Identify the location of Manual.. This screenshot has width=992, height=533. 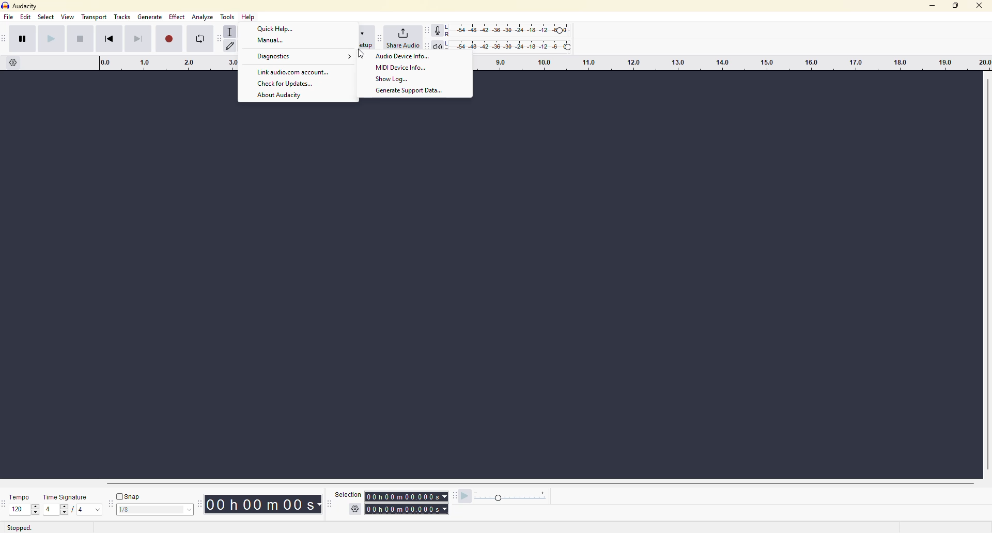
(271, 42).